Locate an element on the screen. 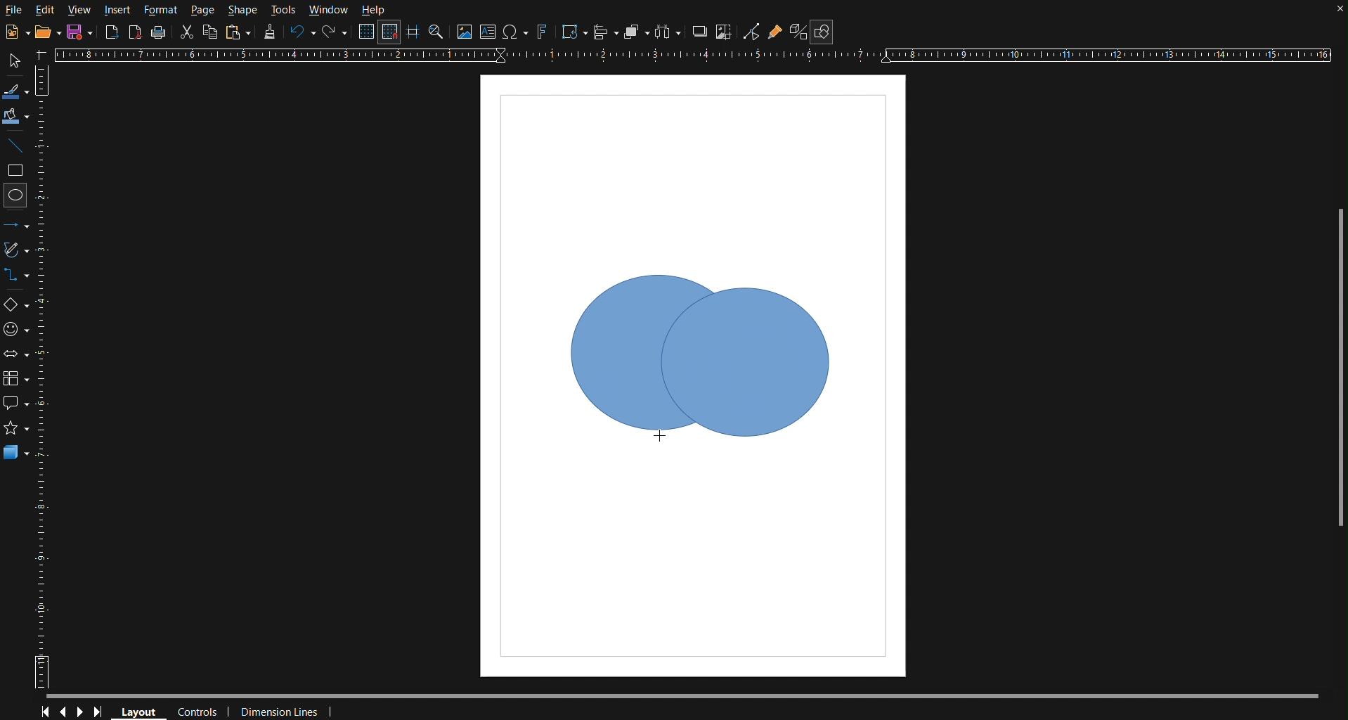 This screenshot has height=720, width=1348. Shape is located at coordinates (242, 11).